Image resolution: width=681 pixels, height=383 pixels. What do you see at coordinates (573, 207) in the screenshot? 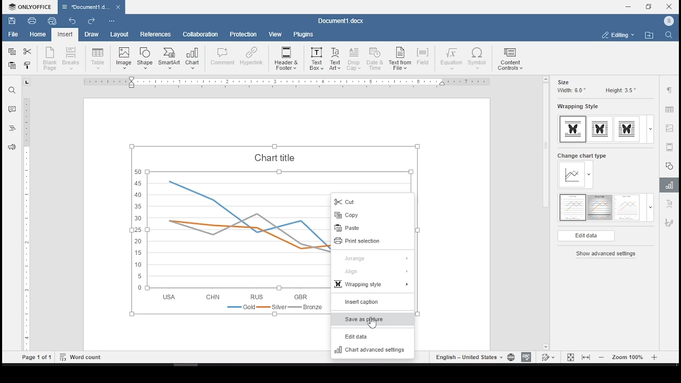
I see `chart style 1` at bounding box center [573, 207].